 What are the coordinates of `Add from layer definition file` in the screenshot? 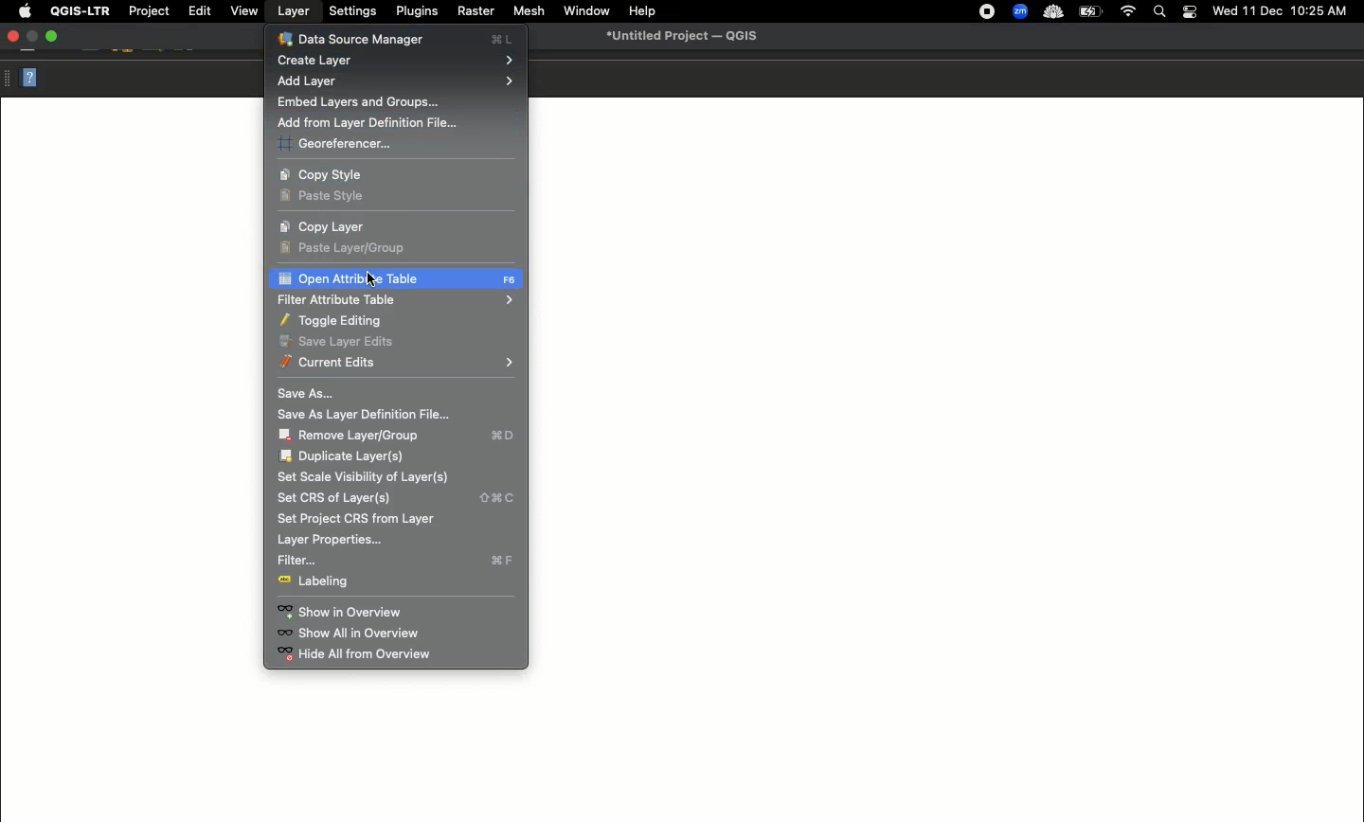 It's located at (374, 124).